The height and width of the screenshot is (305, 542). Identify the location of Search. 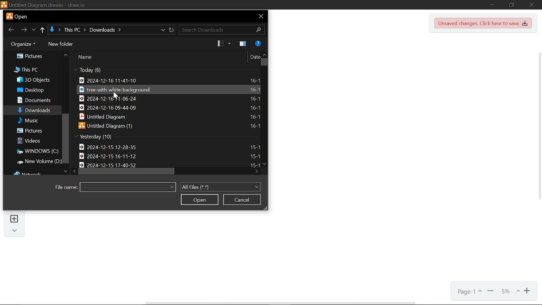
(221, 30).